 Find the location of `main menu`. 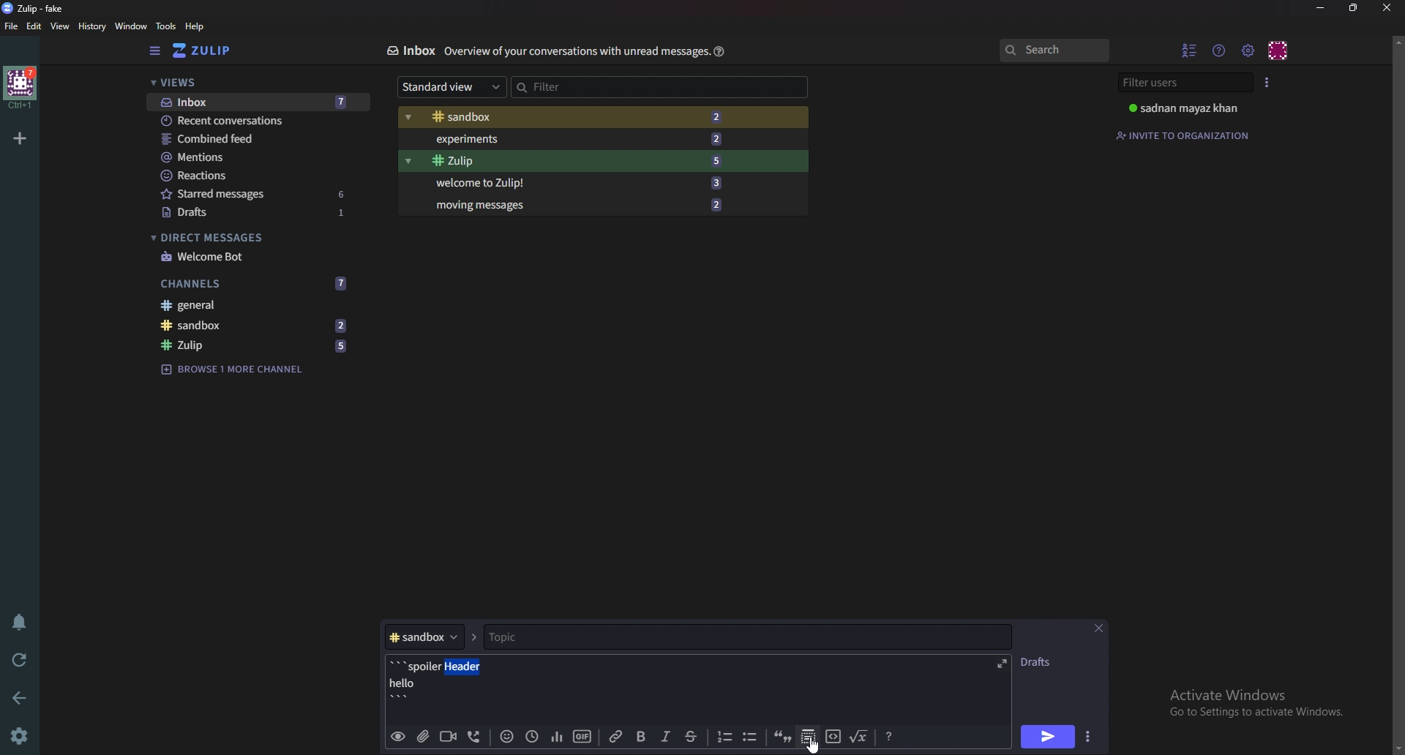

main menu is located at coordinates (1248, 50).